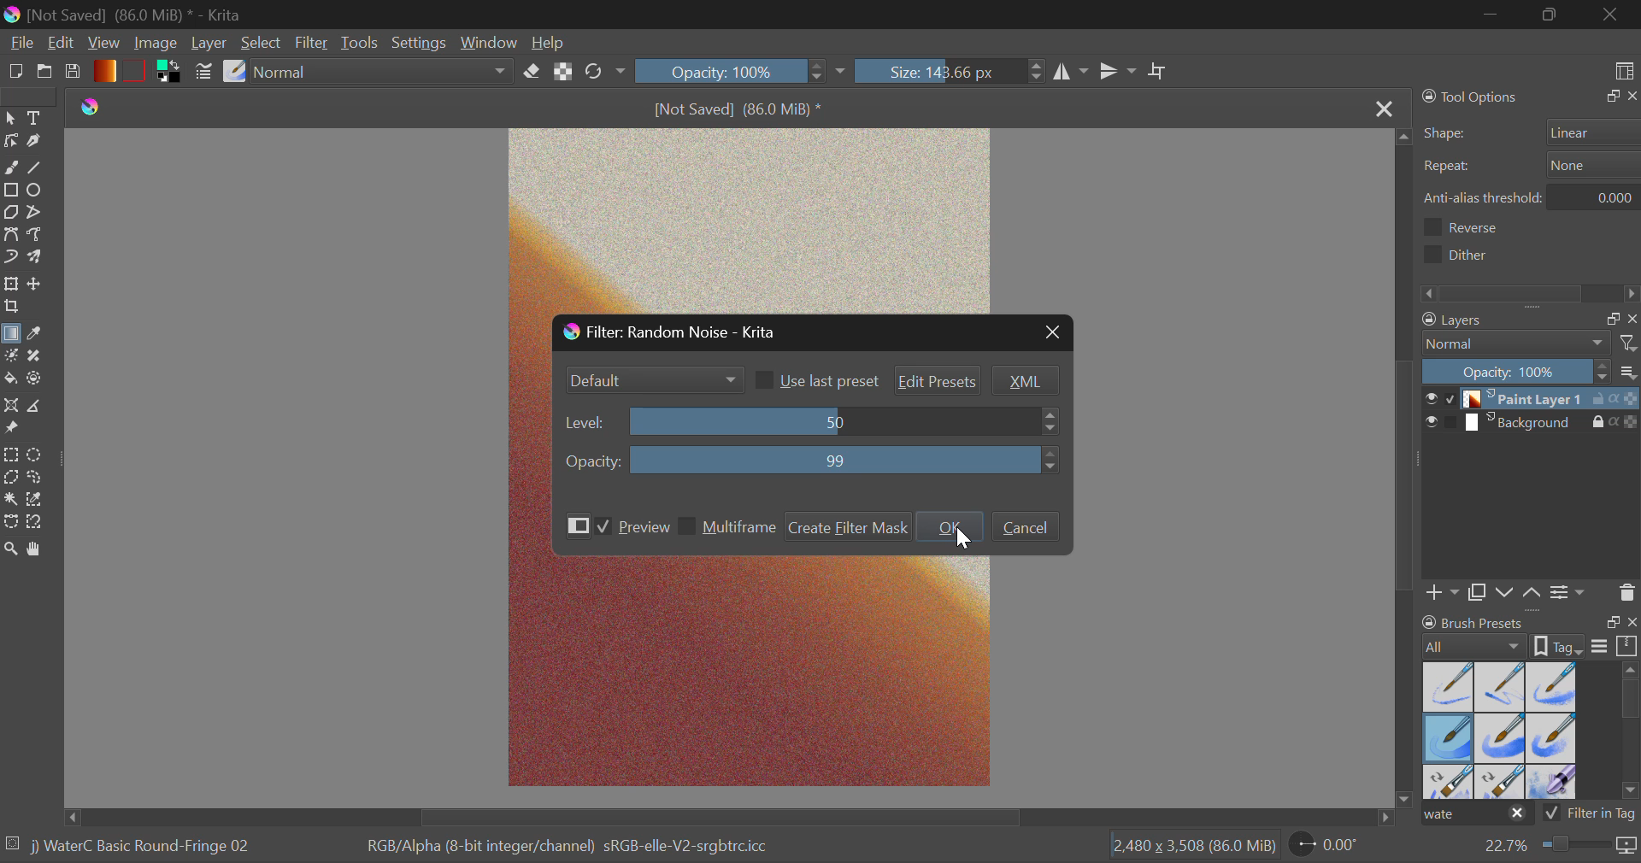  I want to click on add, so click(1444, 595).